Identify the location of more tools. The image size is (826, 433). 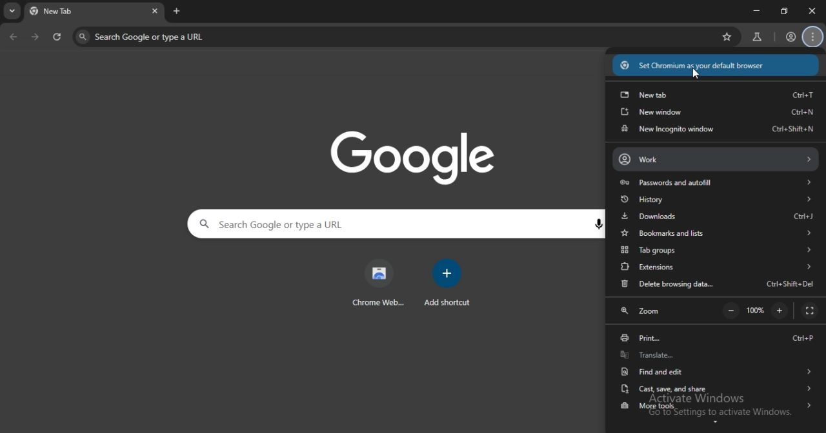
(717, 407).